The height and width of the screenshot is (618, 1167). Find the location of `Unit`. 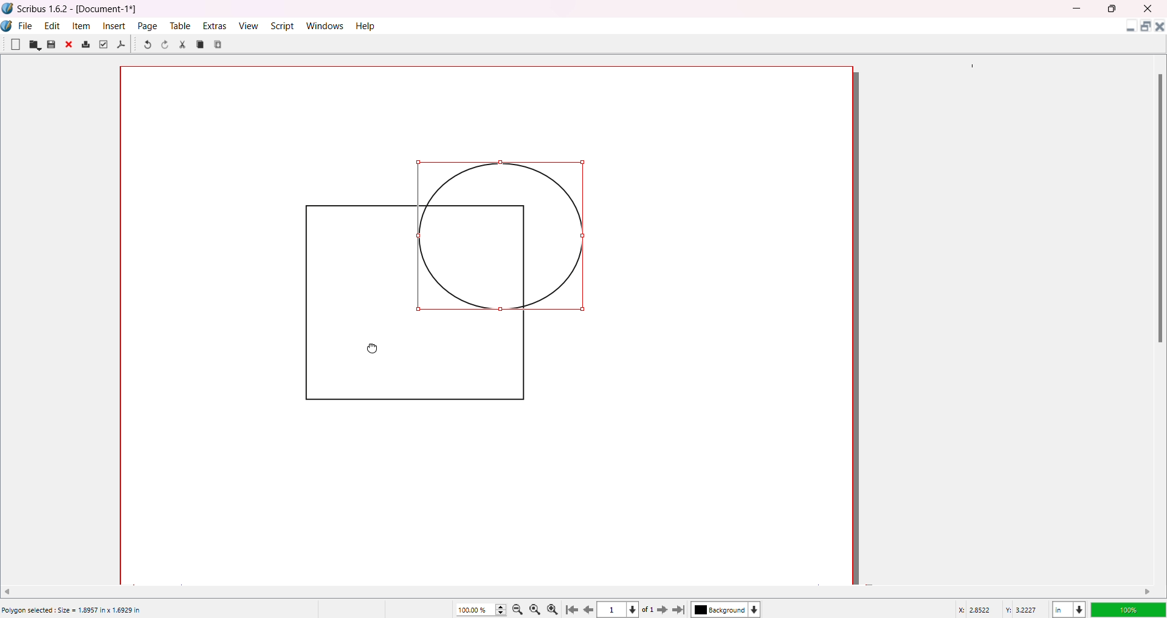

Unit is located at coordinates (1068, 608).